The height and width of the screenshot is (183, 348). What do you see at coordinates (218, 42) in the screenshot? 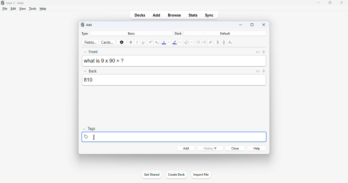
I see `attach pictures/audio/video` at bounding box center [218, 42].